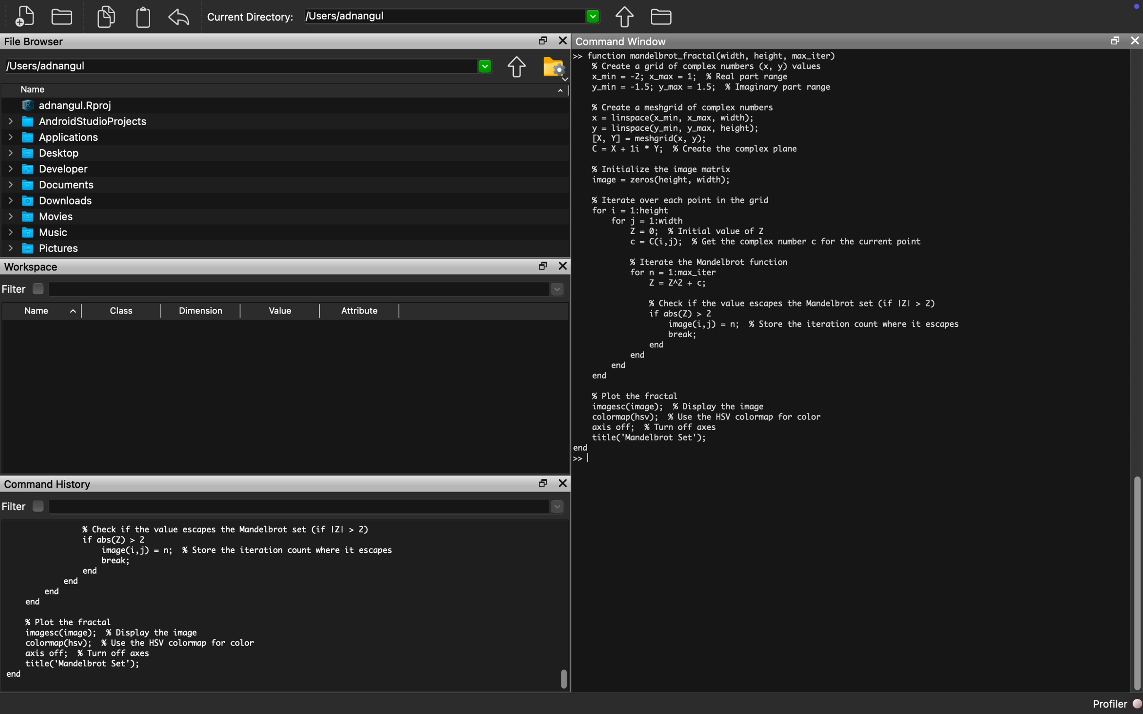 This screenshot has height=714, width=1143. What do you see at coordinates (32, 89) in the screenshot?
I see `Name` at bounding box center [32, 89].